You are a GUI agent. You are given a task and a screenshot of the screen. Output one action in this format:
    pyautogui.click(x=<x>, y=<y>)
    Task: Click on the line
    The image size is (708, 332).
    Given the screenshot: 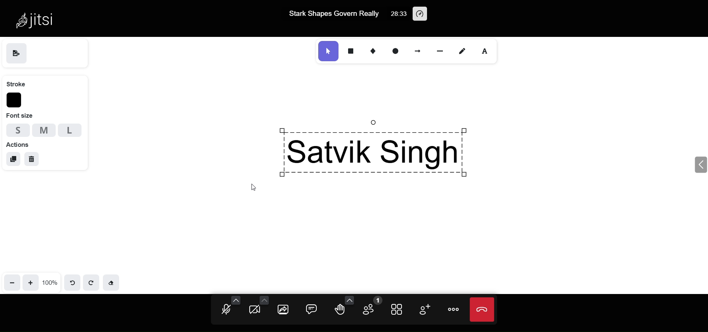 What is the action you would take?
    pyautogui.click(x=439, y=50)
    